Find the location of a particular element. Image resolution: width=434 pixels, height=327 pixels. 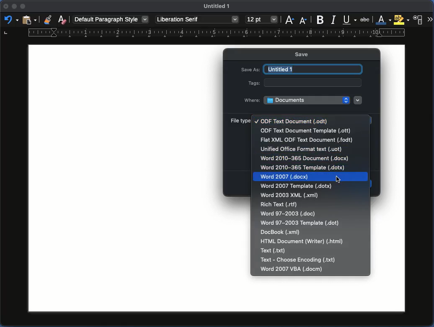

doc is located at coordinates (289, 213).